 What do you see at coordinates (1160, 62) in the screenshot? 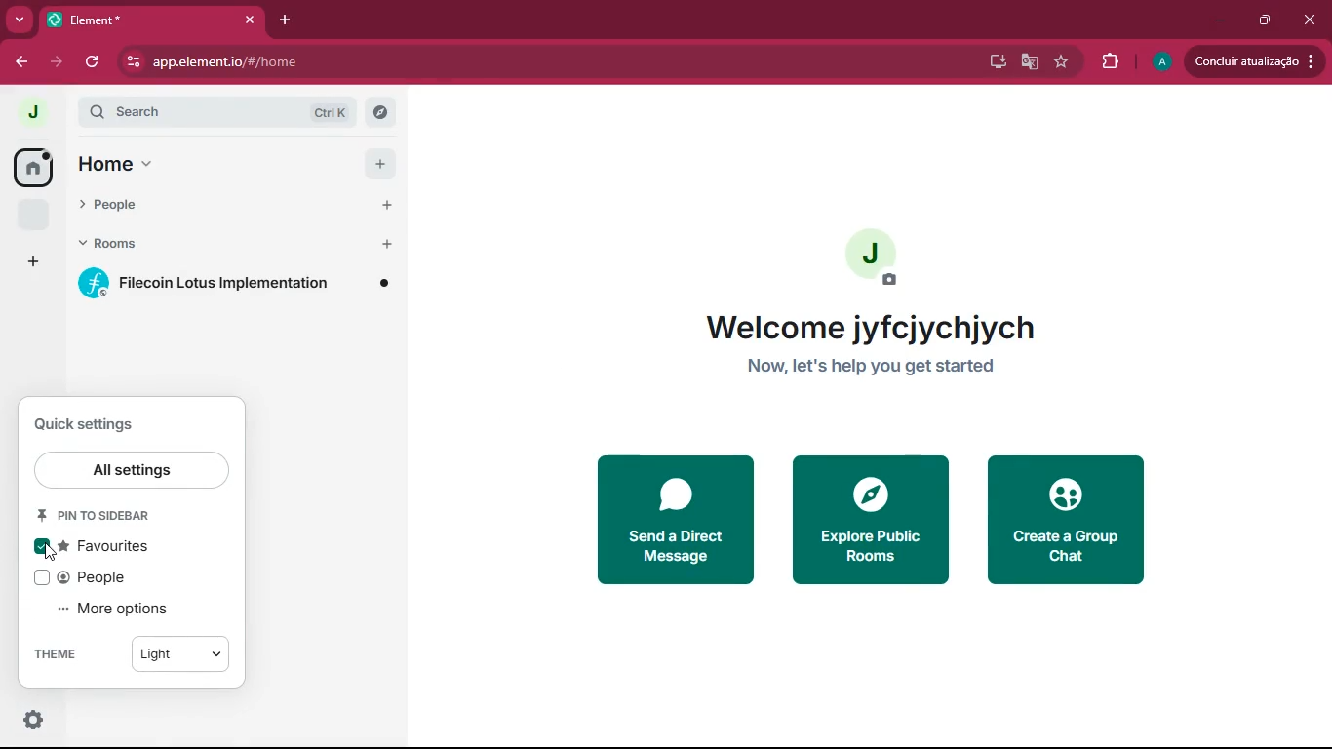
I see `profile` at bounding box center [1160, 62].